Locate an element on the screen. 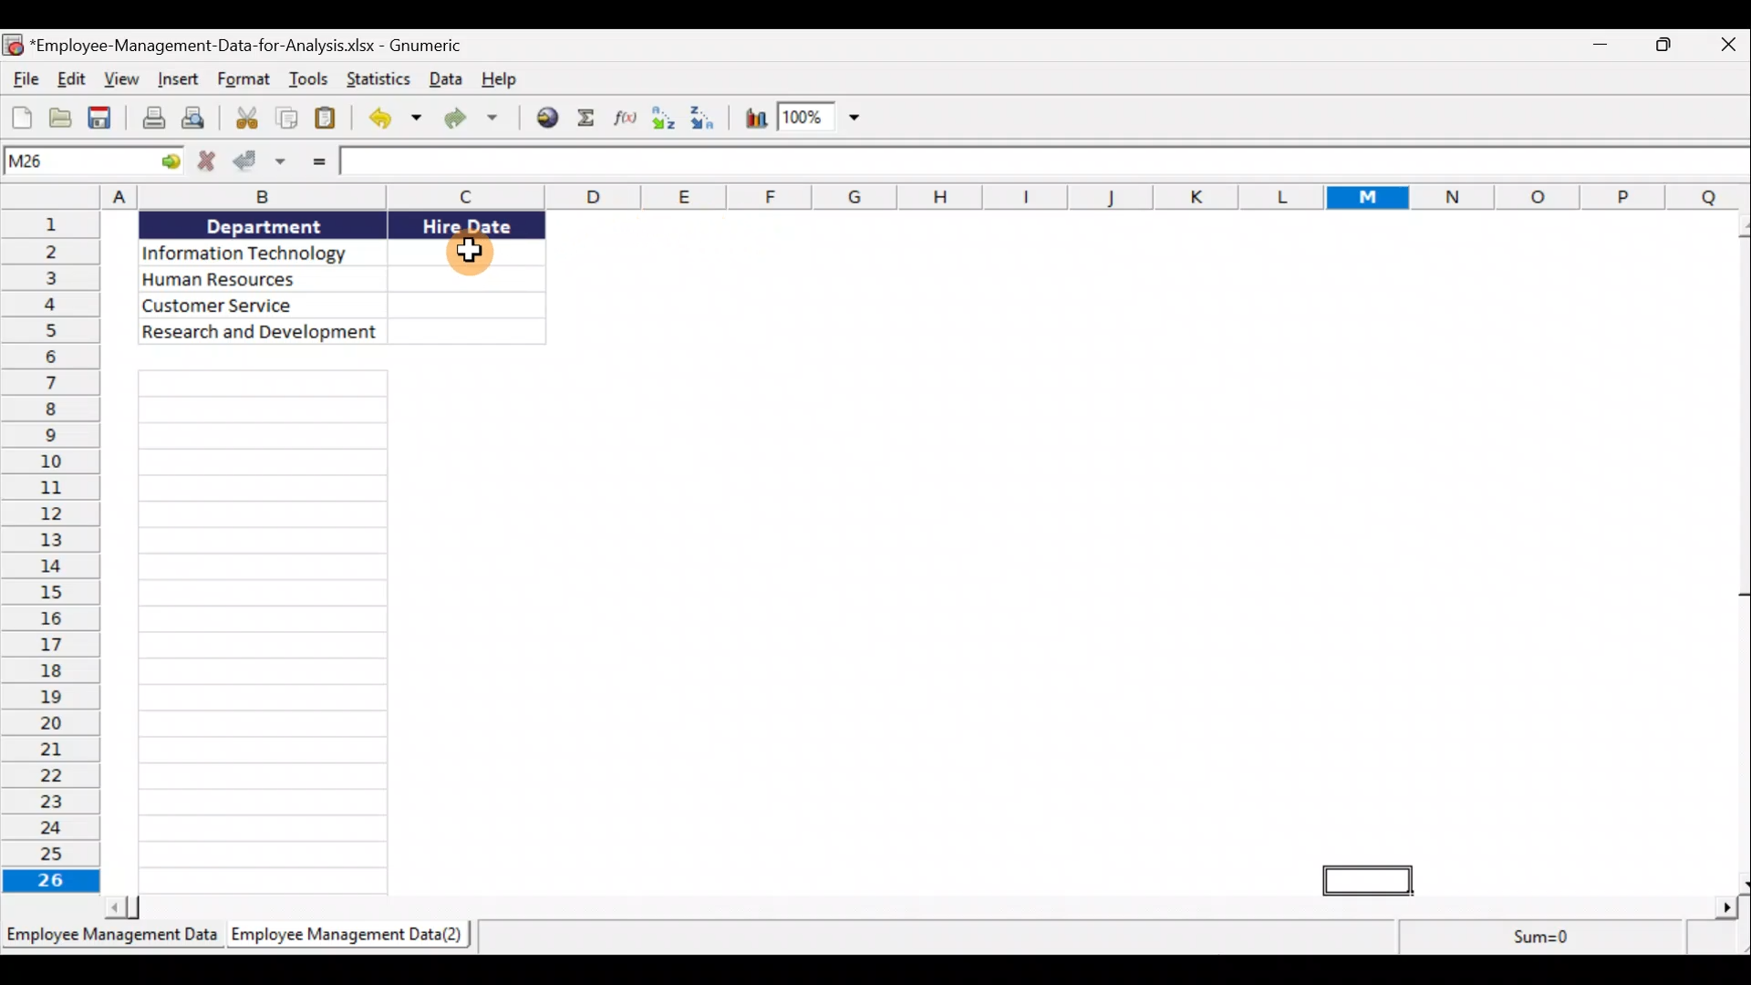 The image size is (1751, 985). selected cell is located at coordinates (1367, 881).